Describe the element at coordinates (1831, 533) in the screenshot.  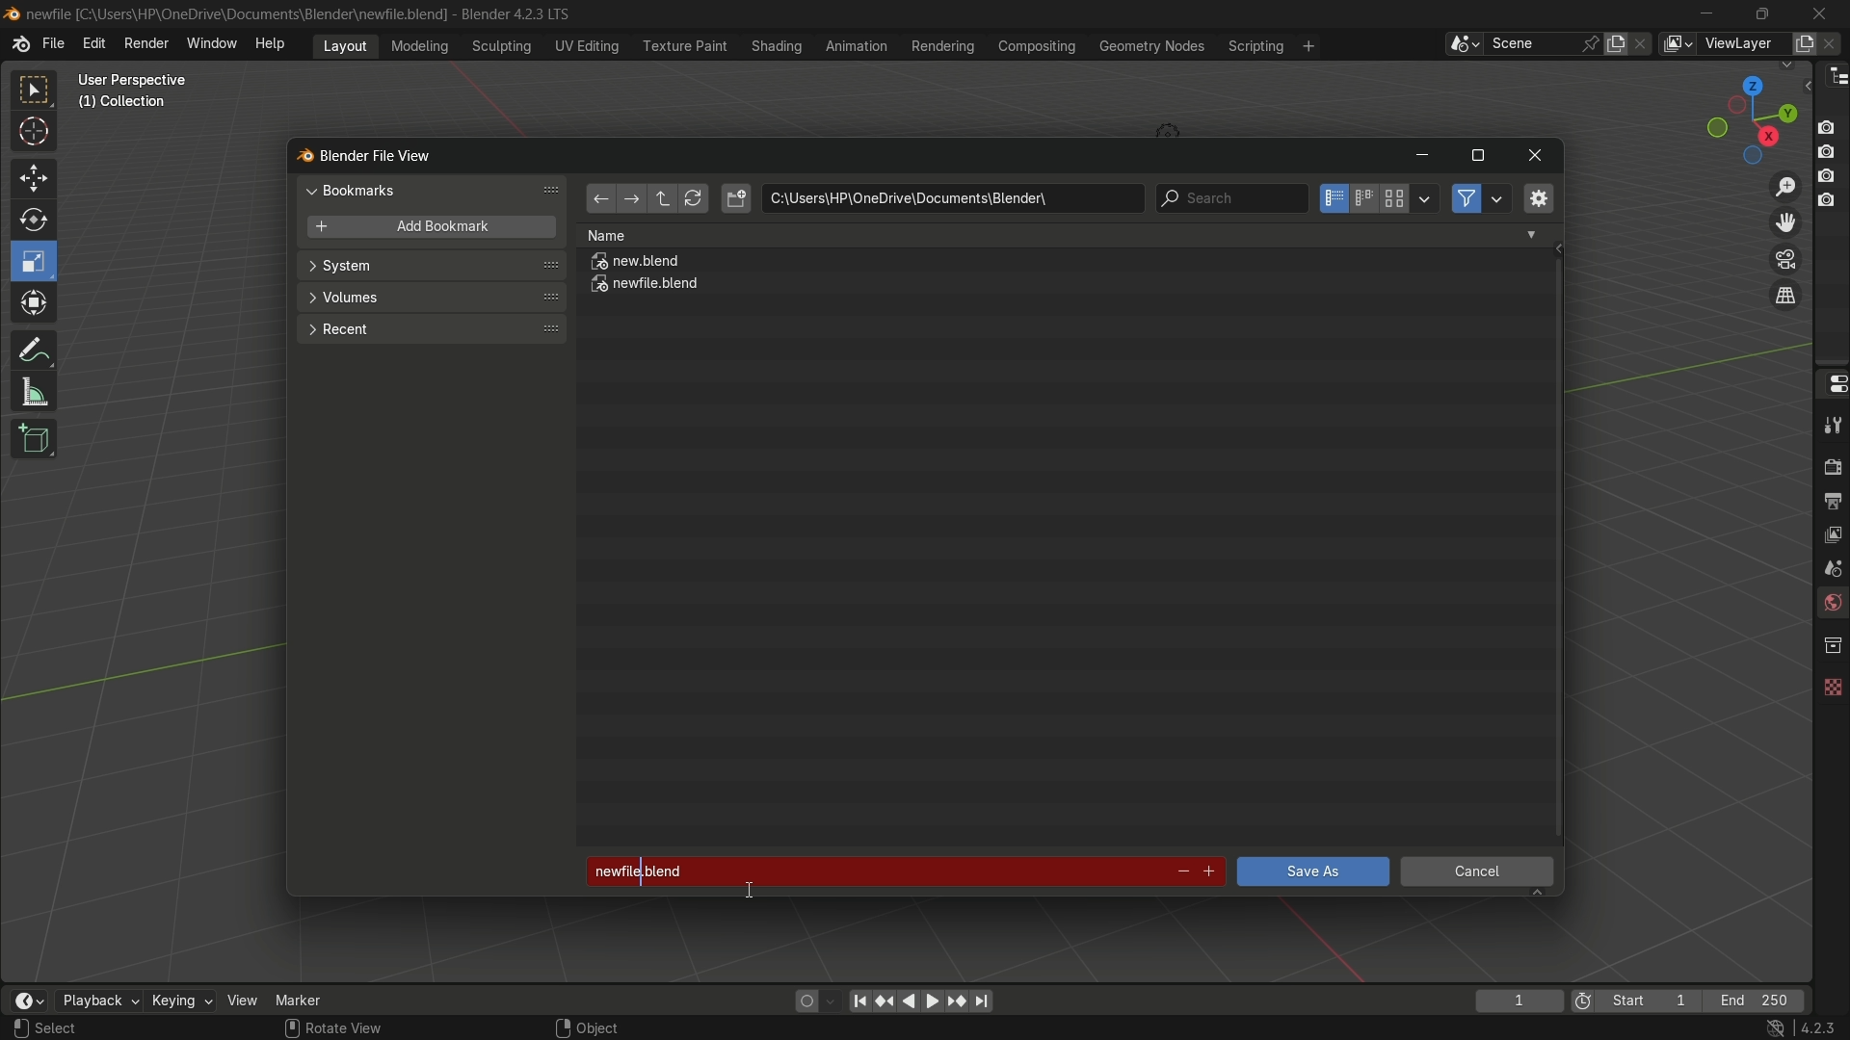
I see `view layer` at that location.